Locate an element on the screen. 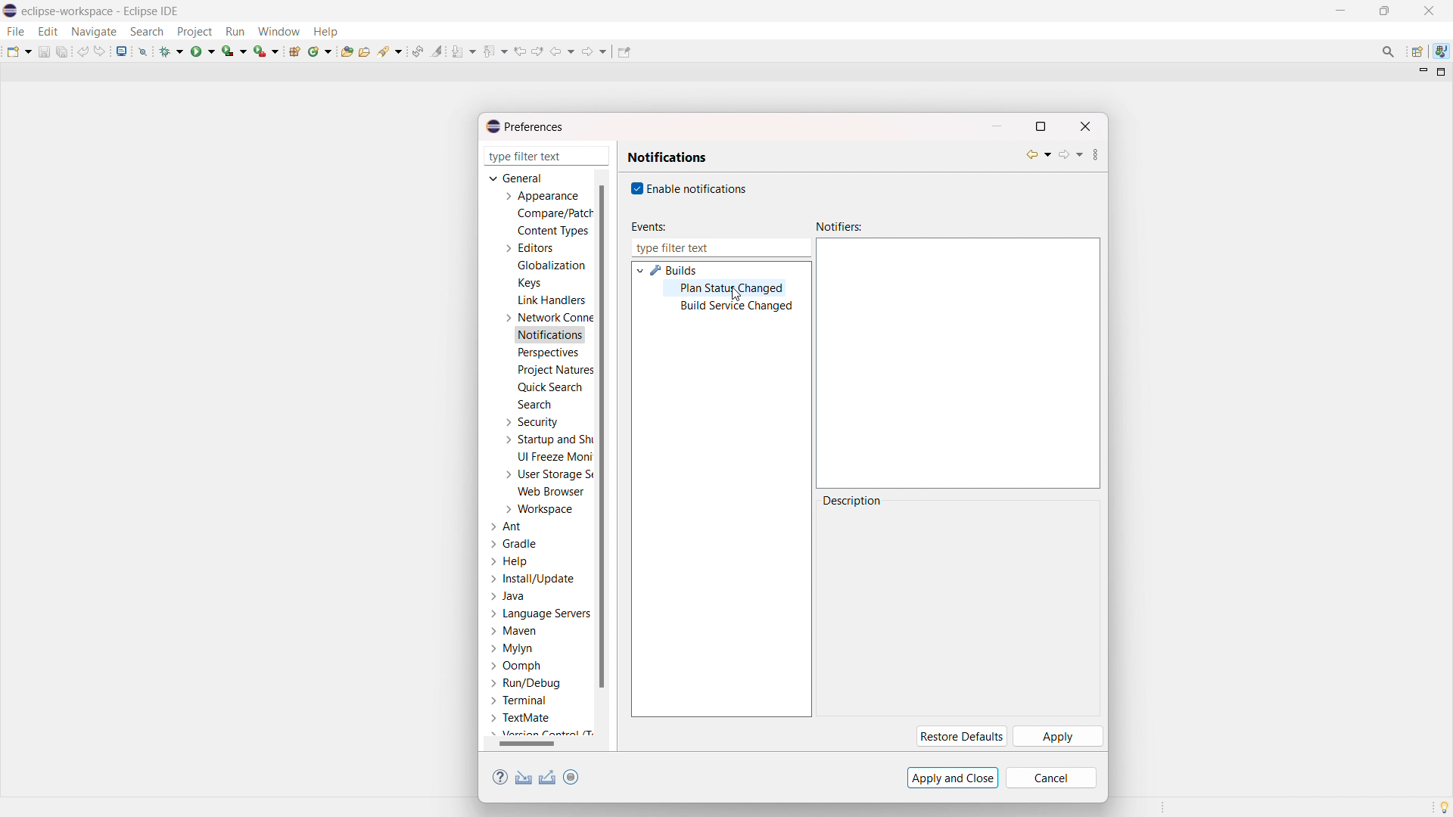 The image size is (1453, 817). back is located at coordinates (1038, 154).